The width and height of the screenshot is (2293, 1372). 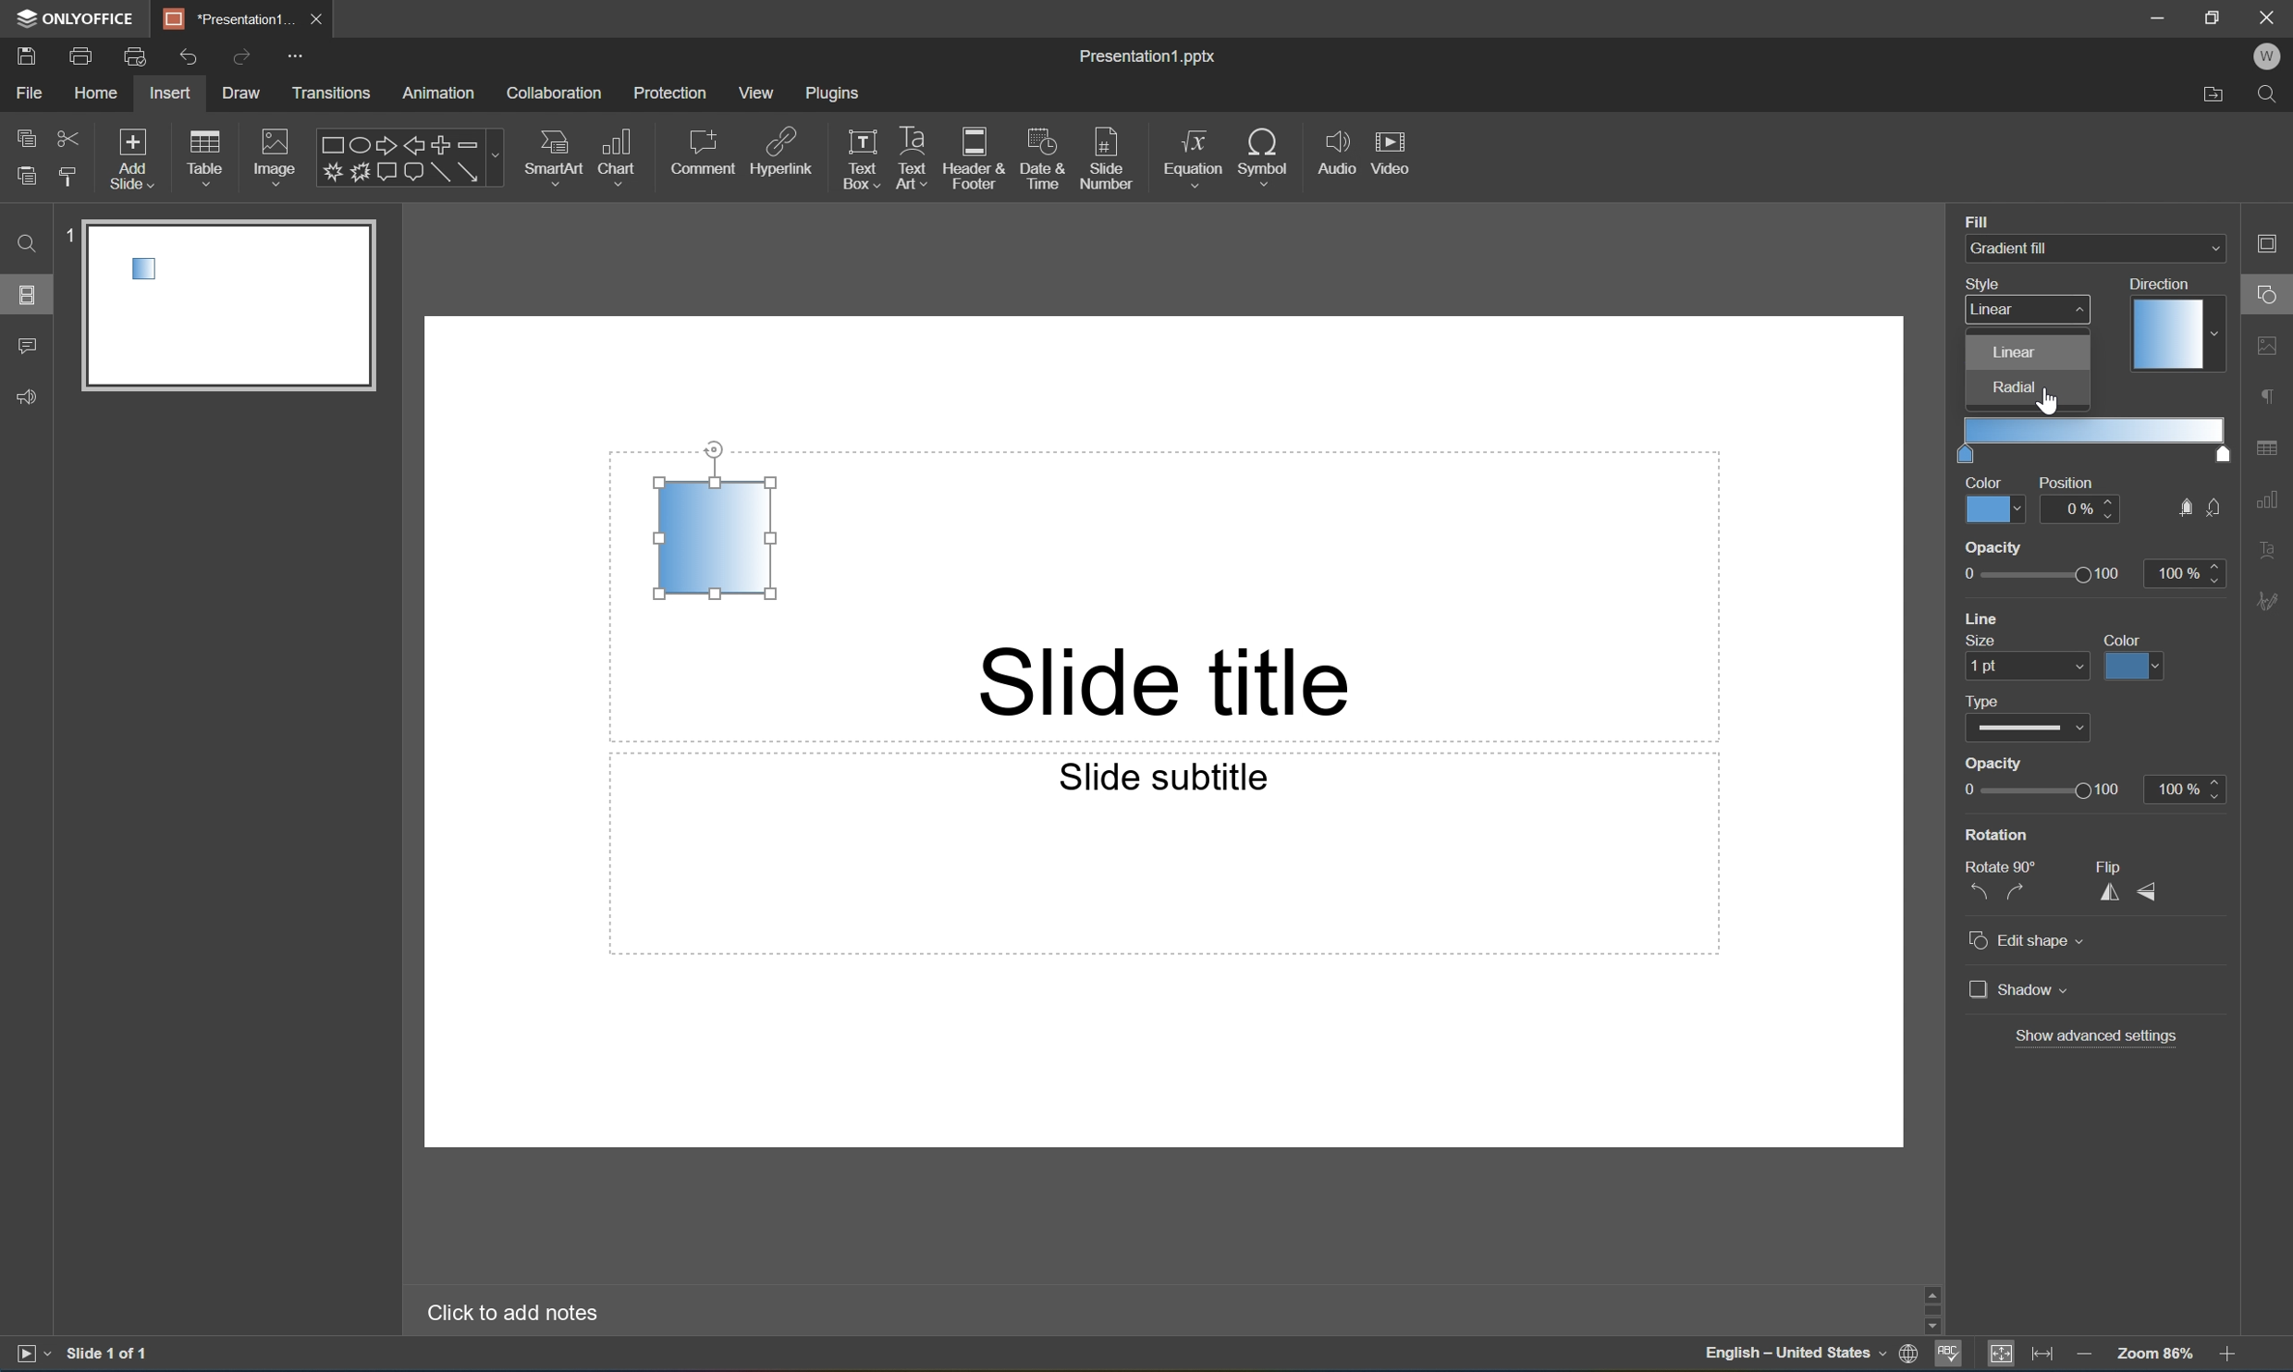 What do you see at coordinates (85, 55) in the screenshot?
I see `Print file` at bounding box center [85, 55].